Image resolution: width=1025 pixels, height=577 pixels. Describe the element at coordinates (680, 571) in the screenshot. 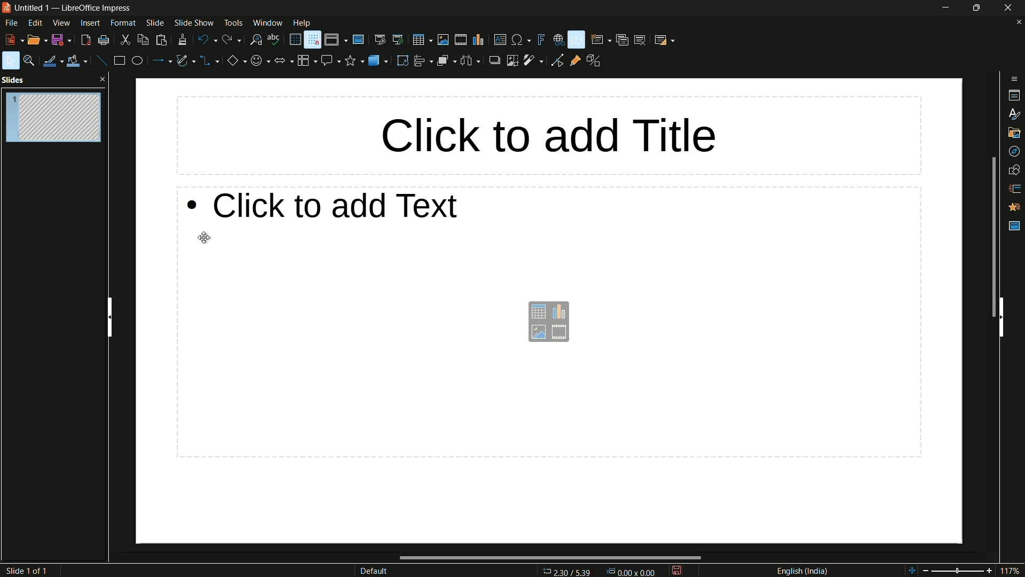

I see `modify document` at that location.